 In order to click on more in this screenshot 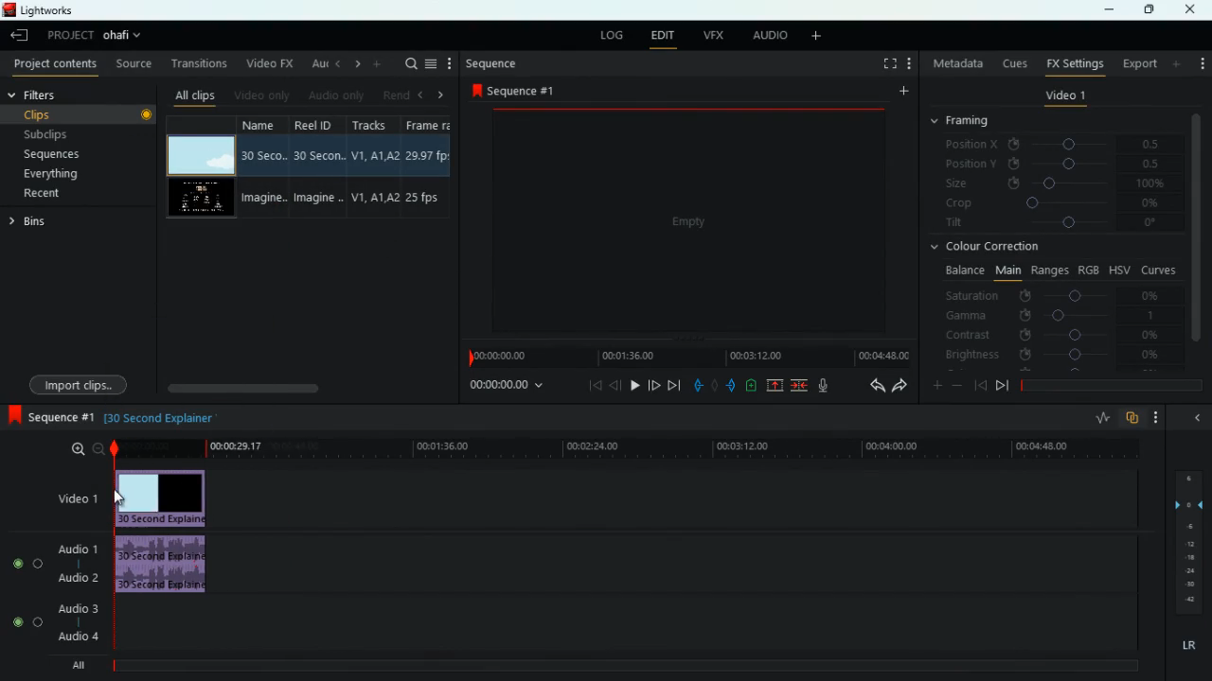, I will do `click(937, 384)`.